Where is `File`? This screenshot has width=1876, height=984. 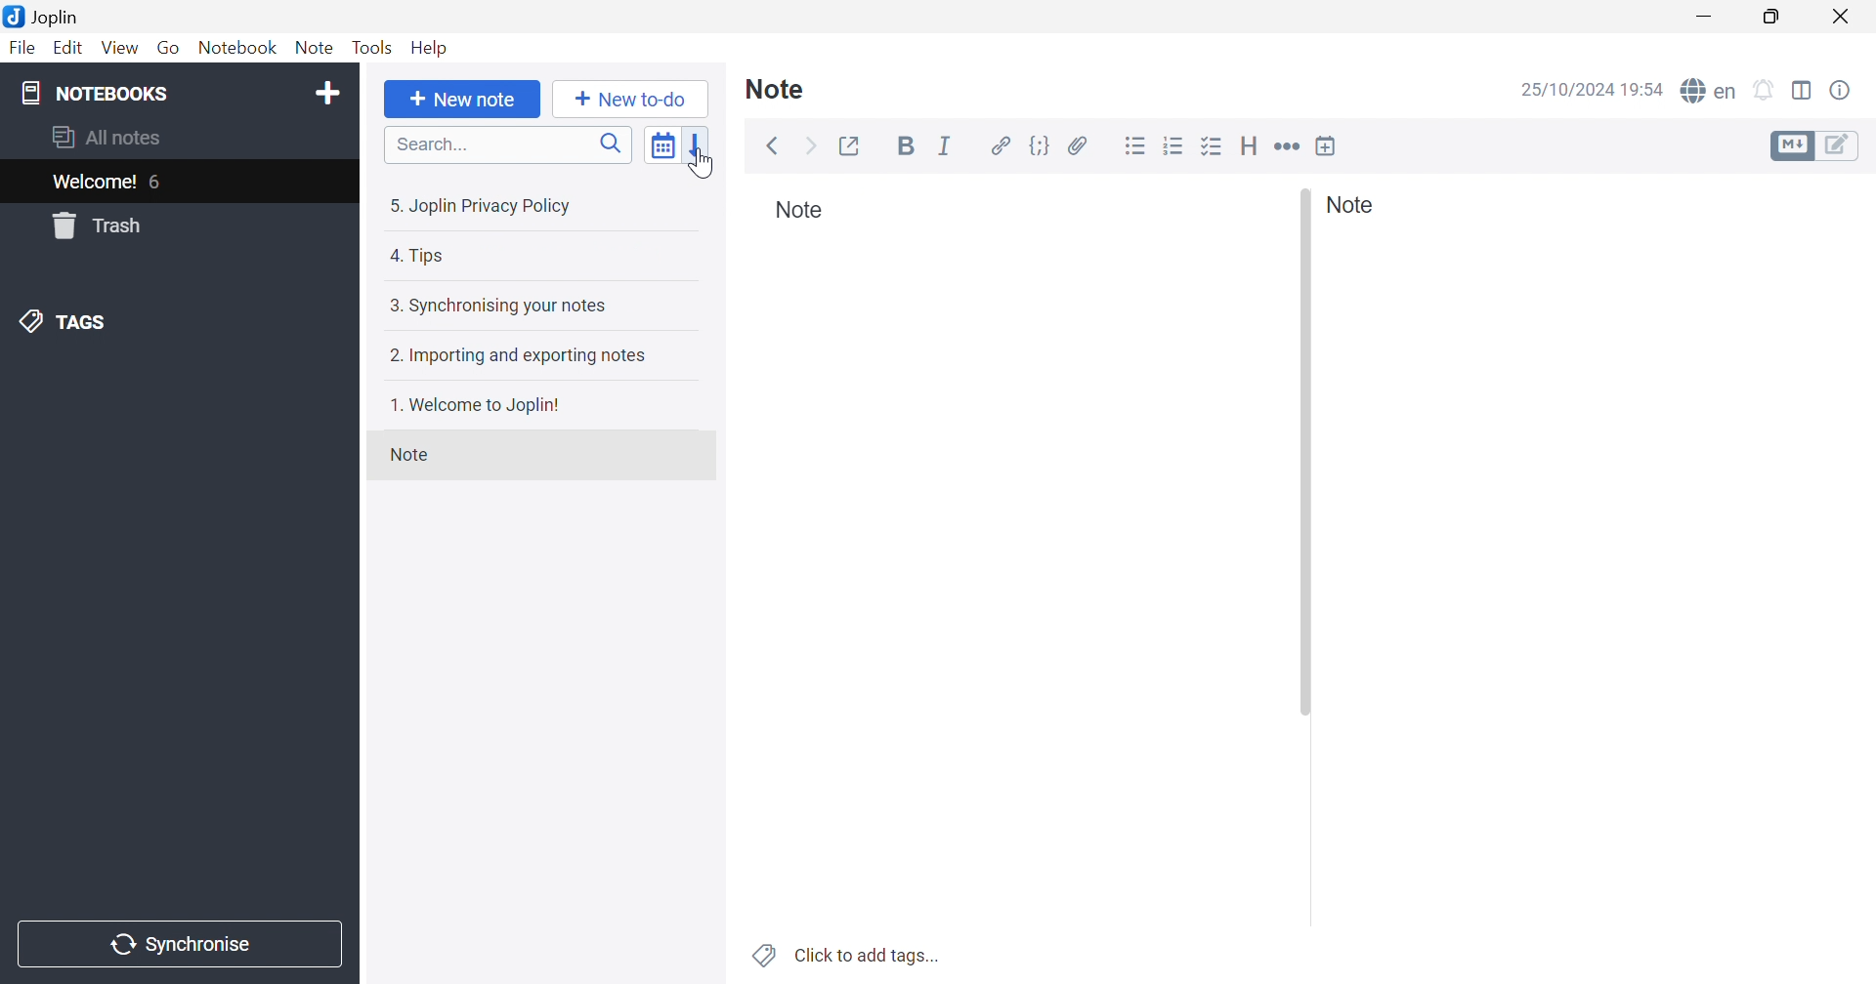 File is located at coordinates (21, 50).